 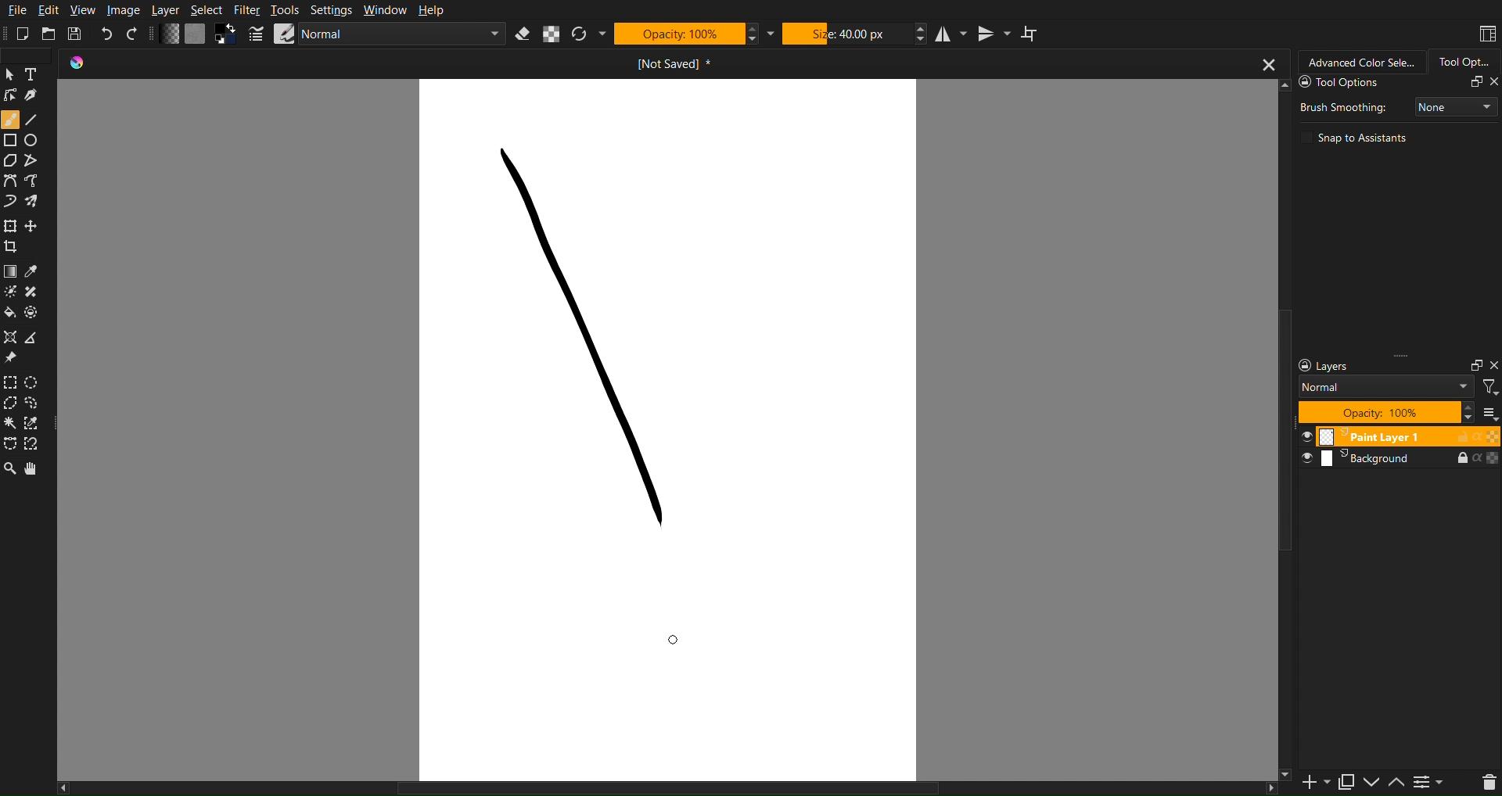 What do you see at coordinates (124, 9) in the screenshot?
I see `Image` at bounding box center [124, 9].